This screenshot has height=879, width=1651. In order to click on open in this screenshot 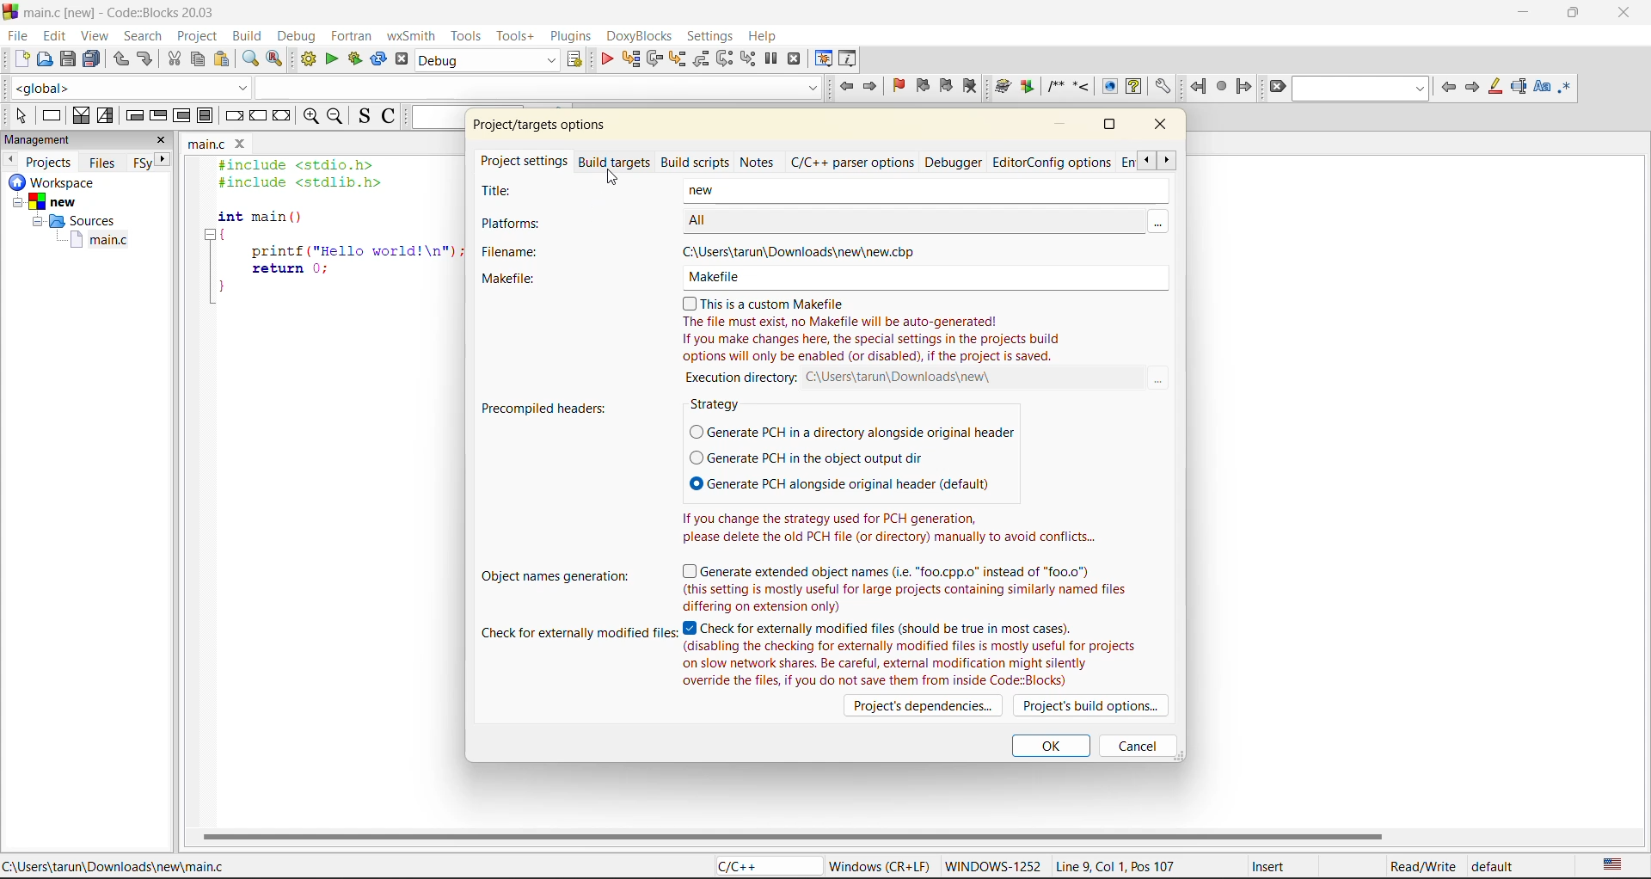, I will do `click(46, 59)`.